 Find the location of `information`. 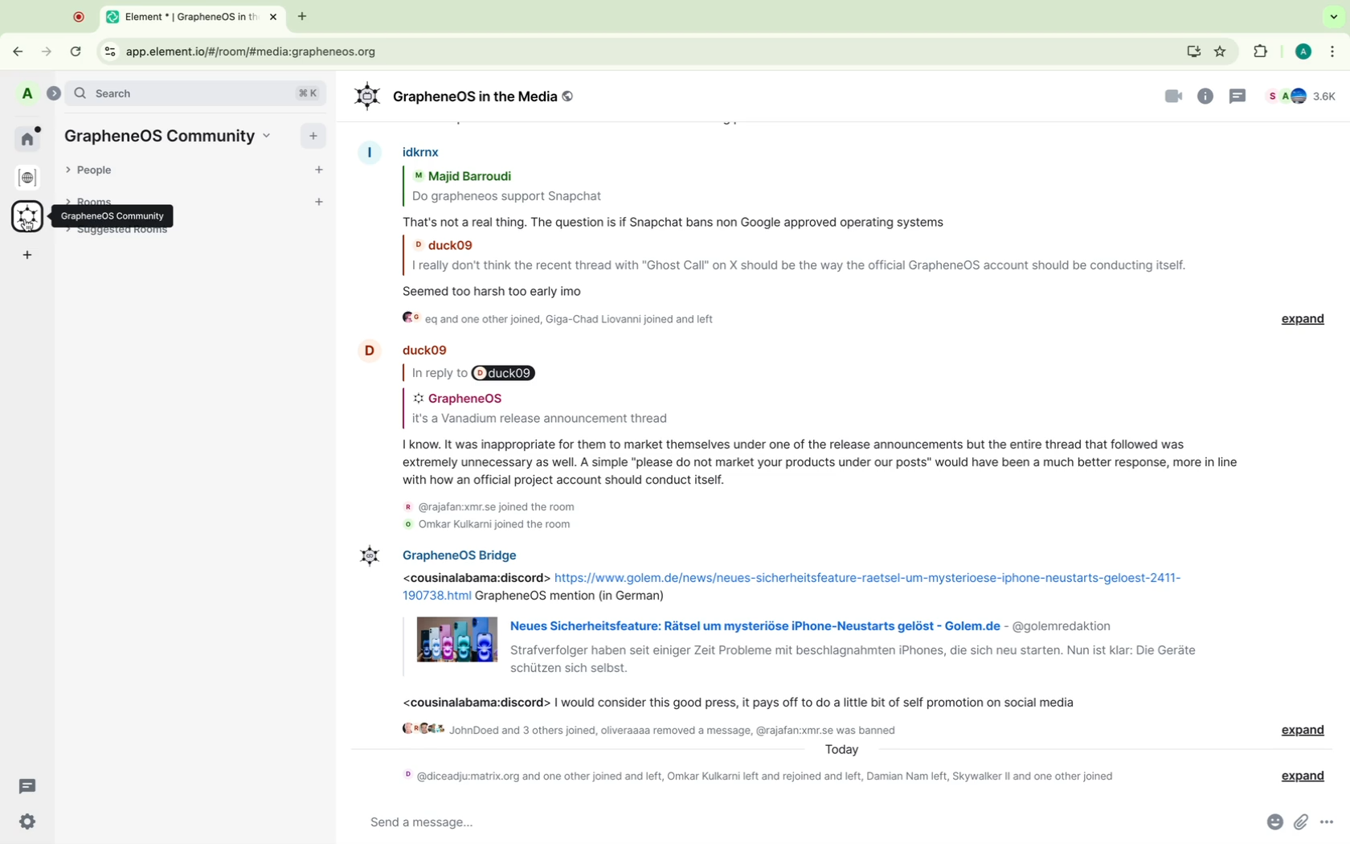

information is located at coordinates (1207, 95).